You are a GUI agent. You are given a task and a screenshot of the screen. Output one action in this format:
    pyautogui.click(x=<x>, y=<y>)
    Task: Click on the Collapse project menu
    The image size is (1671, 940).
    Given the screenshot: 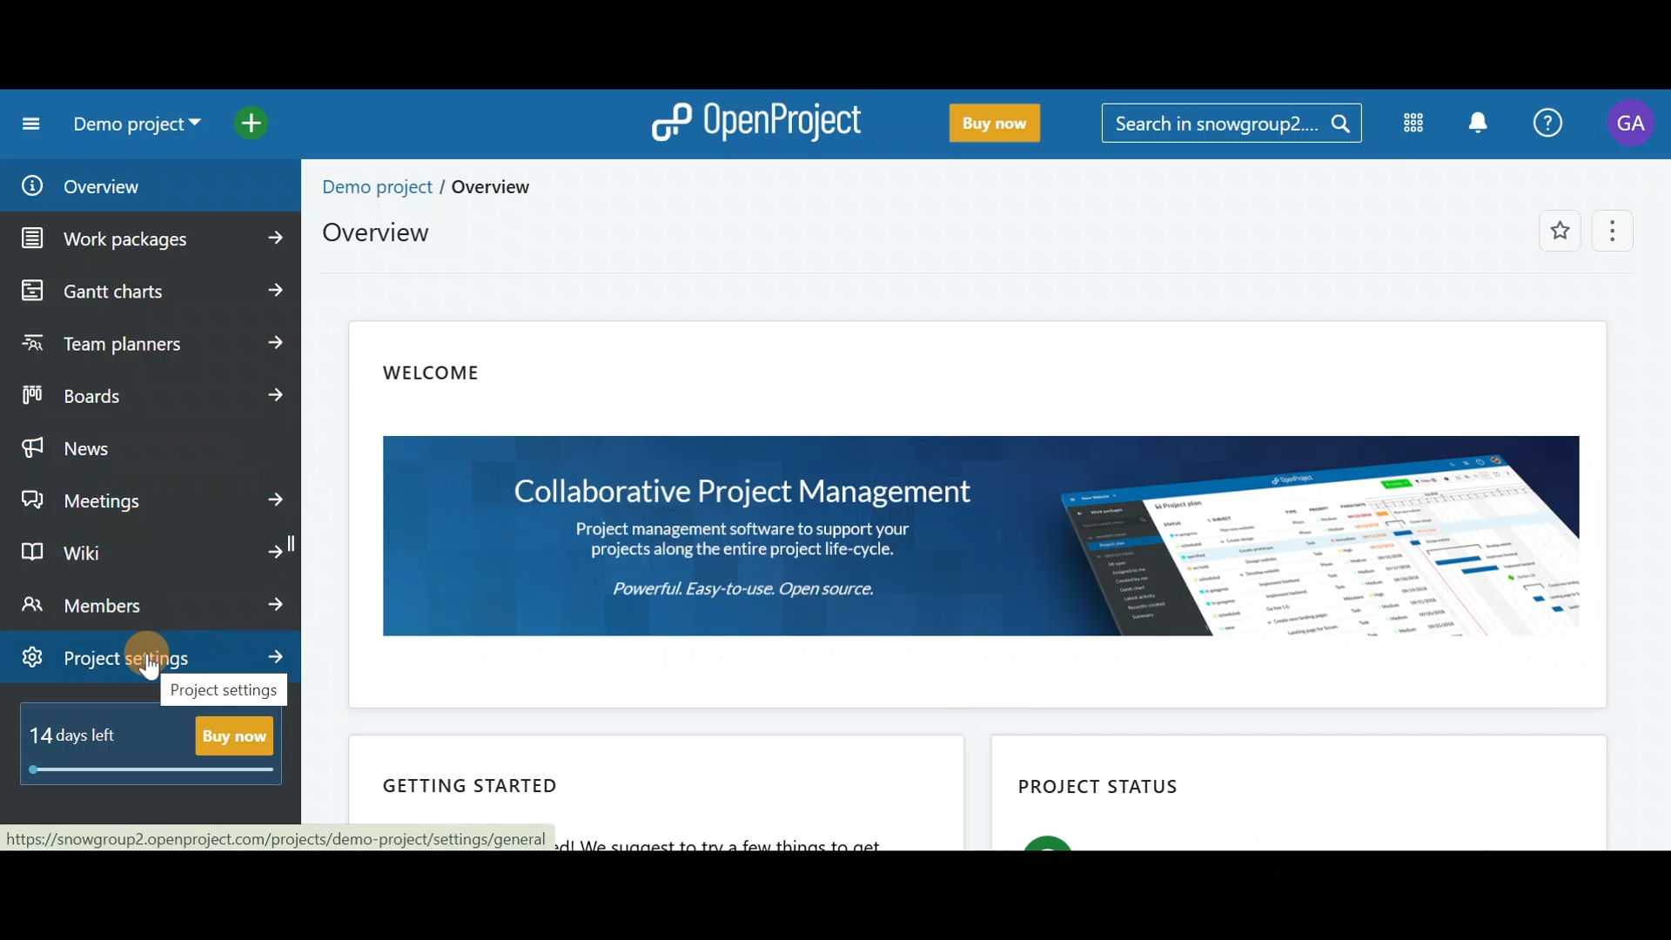 What is the action you would take?
    pyautogui.click(x=28, y=127)
    